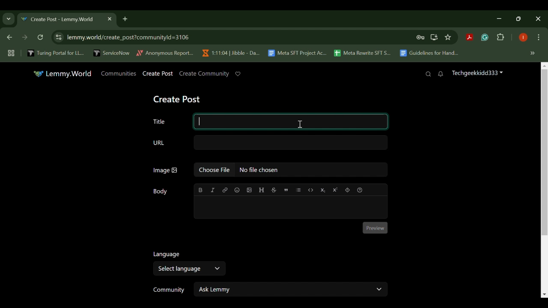 The height and width of the screenshot is (308, 548). What do you see at coordinates (523, 38) in the screenshot?
I see `Browser Profile ` at bounding box center [523, 38].